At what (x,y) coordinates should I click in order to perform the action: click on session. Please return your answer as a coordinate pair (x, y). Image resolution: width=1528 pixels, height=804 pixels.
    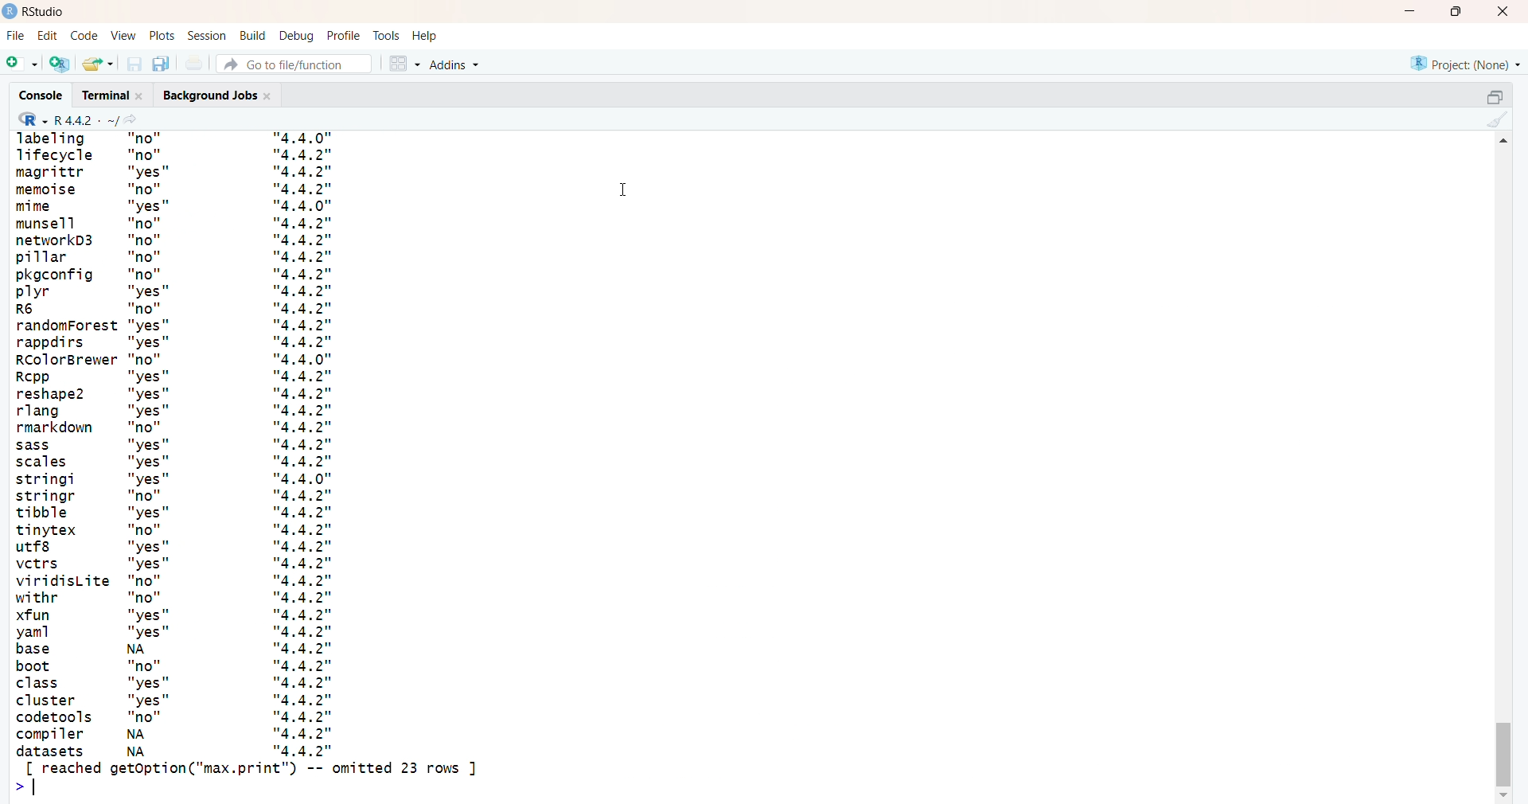
    Looking at the image, I should click on (207, 36).